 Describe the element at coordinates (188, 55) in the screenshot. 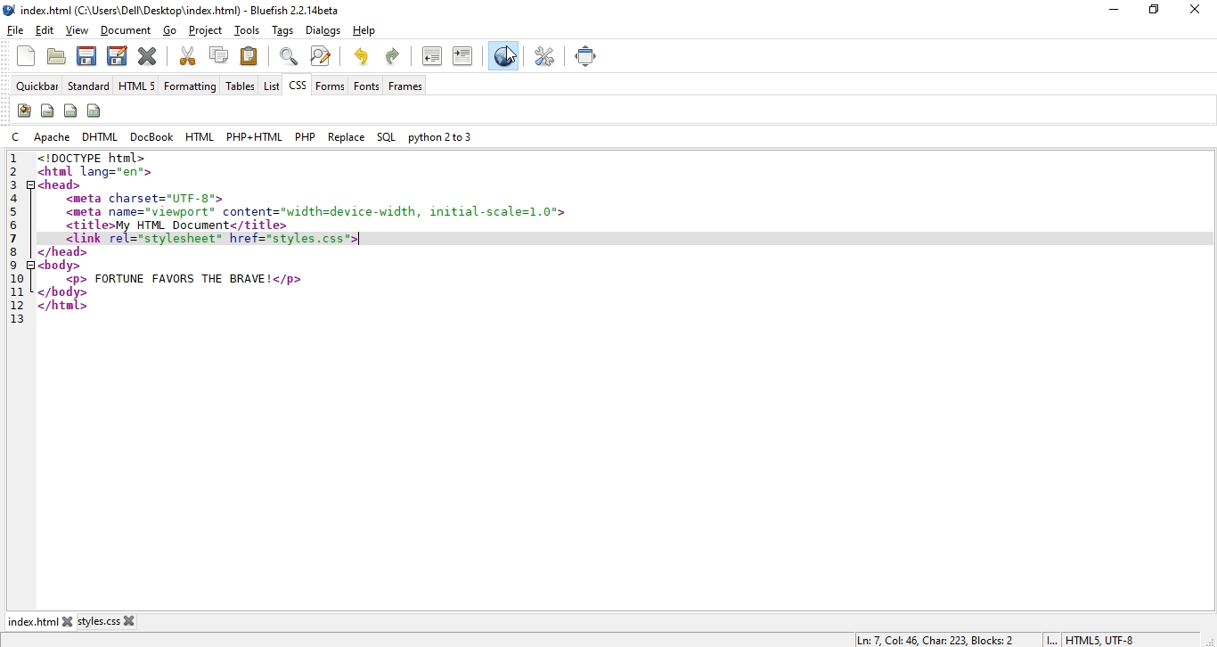

I see `cut` at that location.